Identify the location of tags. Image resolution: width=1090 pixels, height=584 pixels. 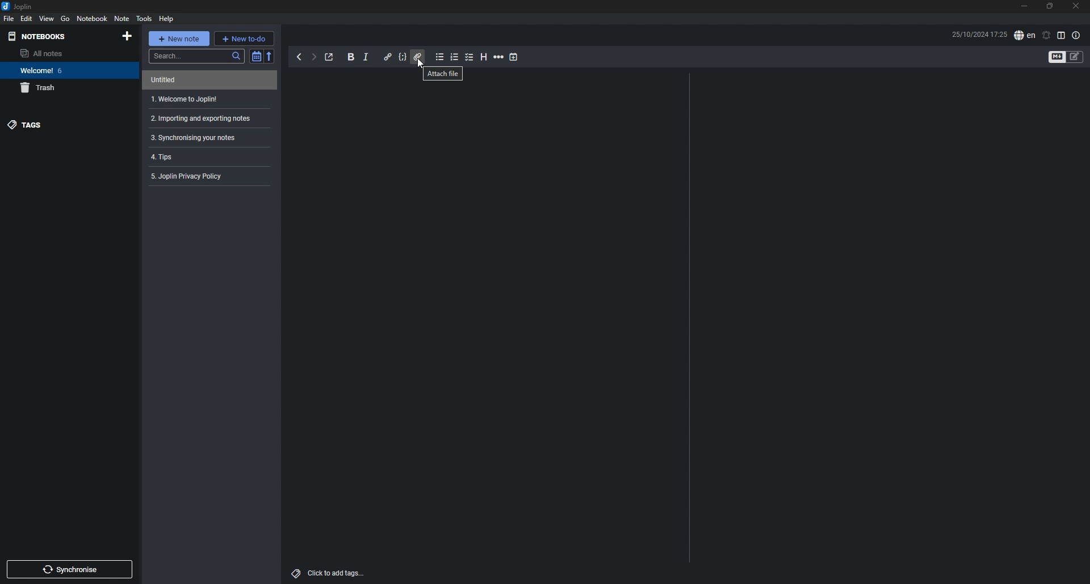
(61, 125).